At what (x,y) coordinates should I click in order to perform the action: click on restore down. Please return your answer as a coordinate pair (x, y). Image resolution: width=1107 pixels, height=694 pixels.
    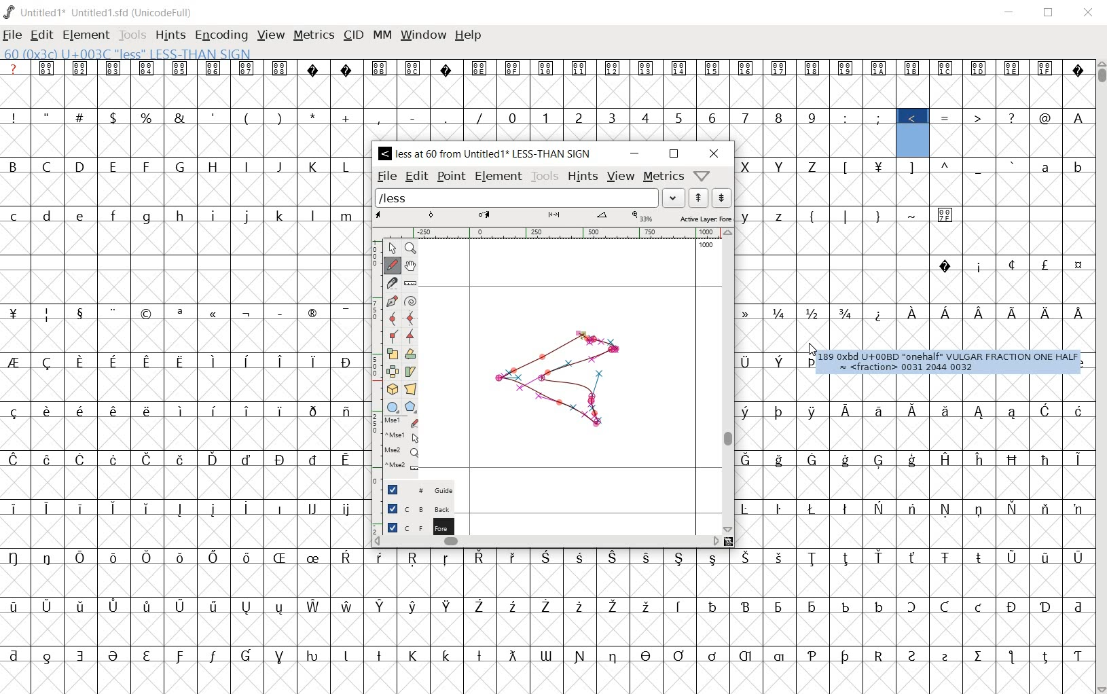
    Looking at the image, I should click on (674, 155).